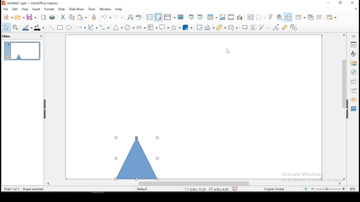 The width and height of the screenshot is (360, 202). I want to click on mouse pointer, so click(228, 51).